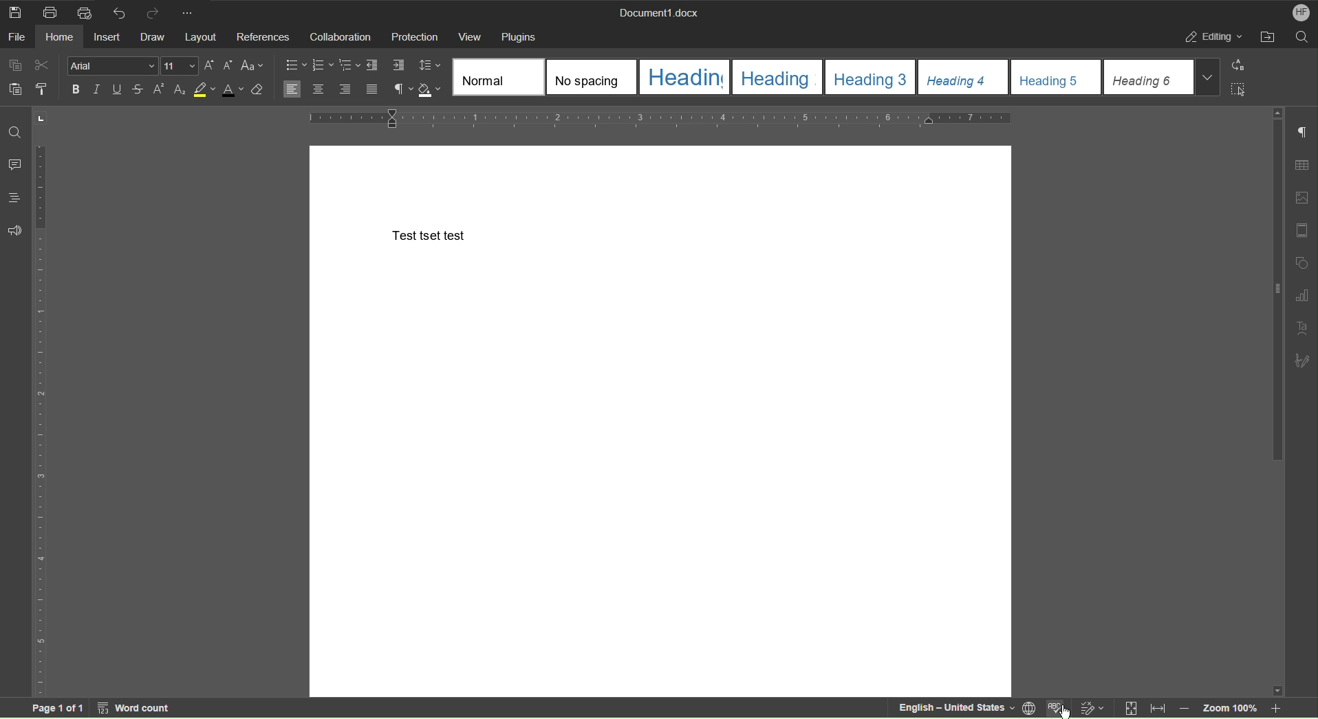  Describe the element at coordinates (499, 76) in the screenshot. I see `Normal` at that location.